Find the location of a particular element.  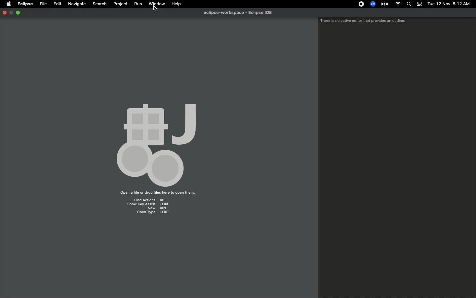

cursor is located at coordinates (155, 8).